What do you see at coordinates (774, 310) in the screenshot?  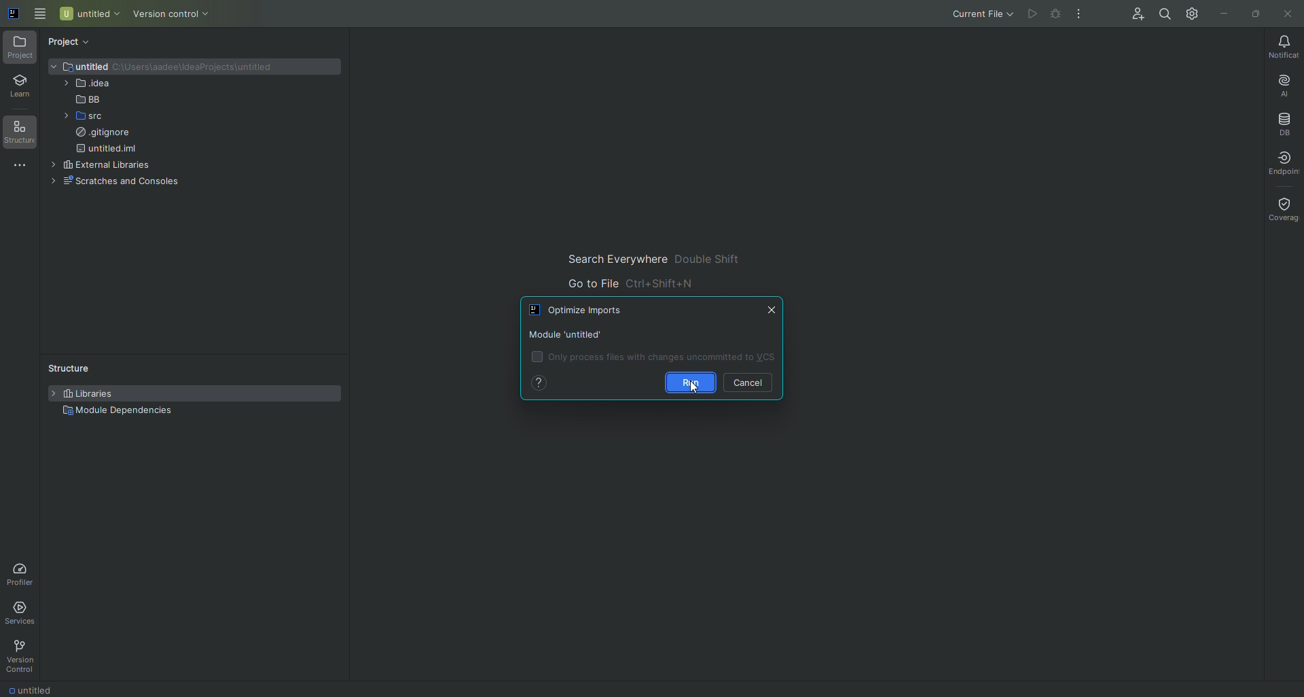 I see `Close` at bounding box center [774, 310].